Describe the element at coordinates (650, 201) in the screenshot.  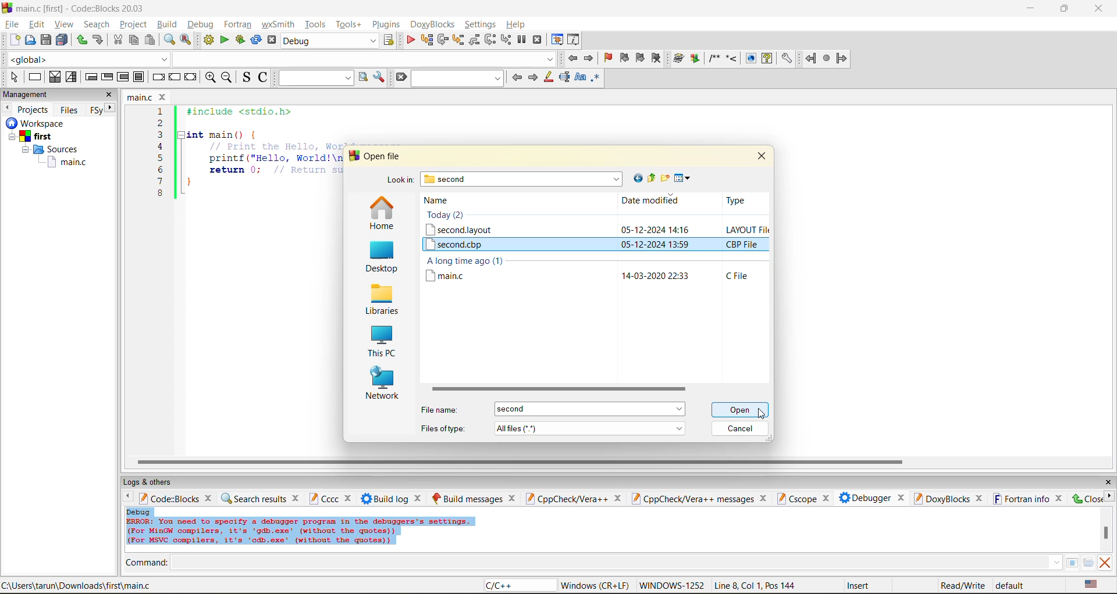
I see `date modified` at that location.